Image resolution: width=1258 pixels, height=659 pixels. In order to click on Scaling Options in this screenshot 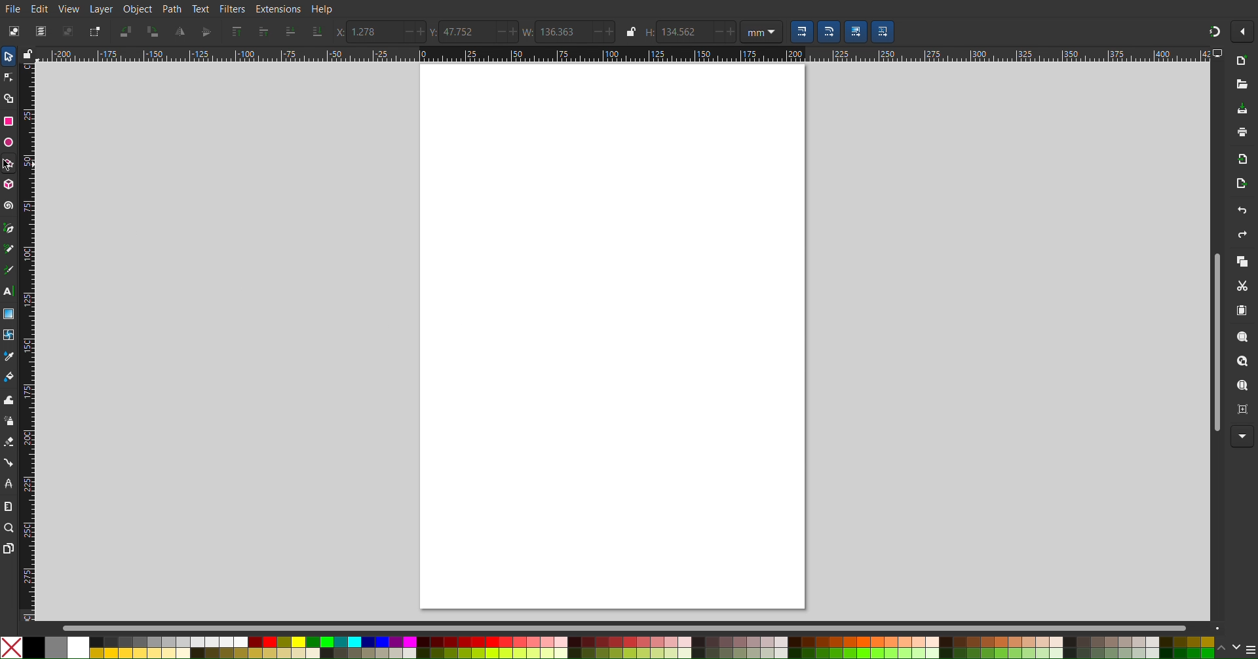, I will do `click(829, 33)`.